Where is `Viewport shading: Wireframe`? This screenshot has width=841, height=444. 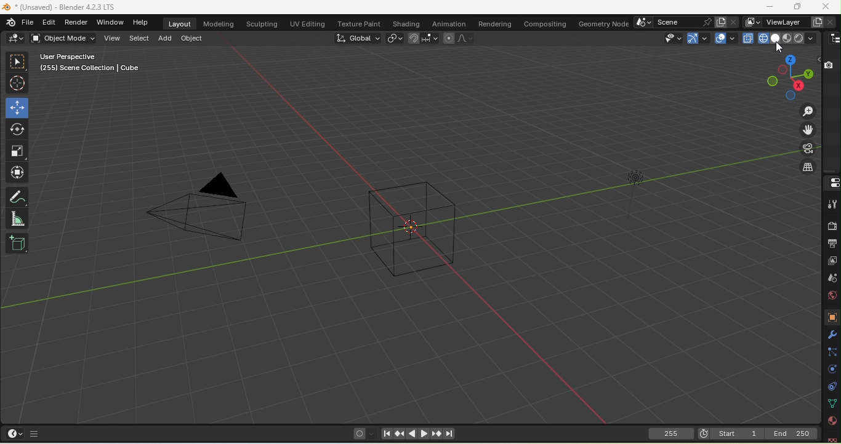 Viewport shading: Wireframe is located at coordinates (762, 38).